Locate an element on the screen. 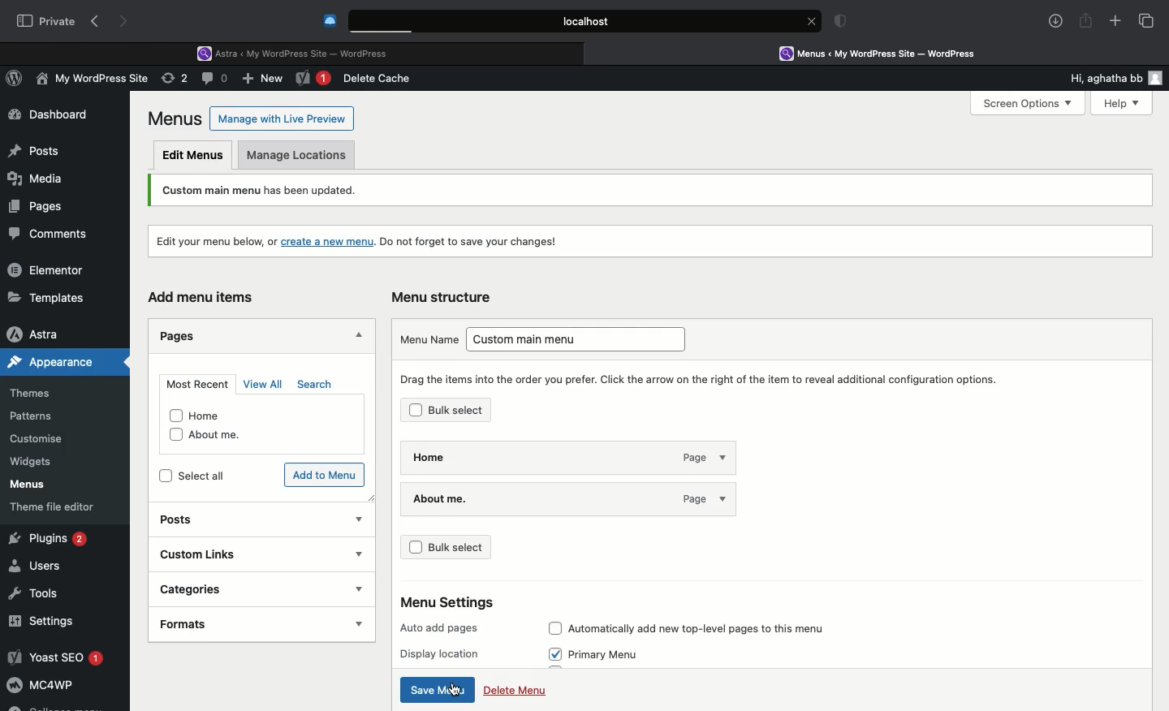 Image resolution: width=1169 pixels, height=711 pixels. page is located at coordinates (698, 498).